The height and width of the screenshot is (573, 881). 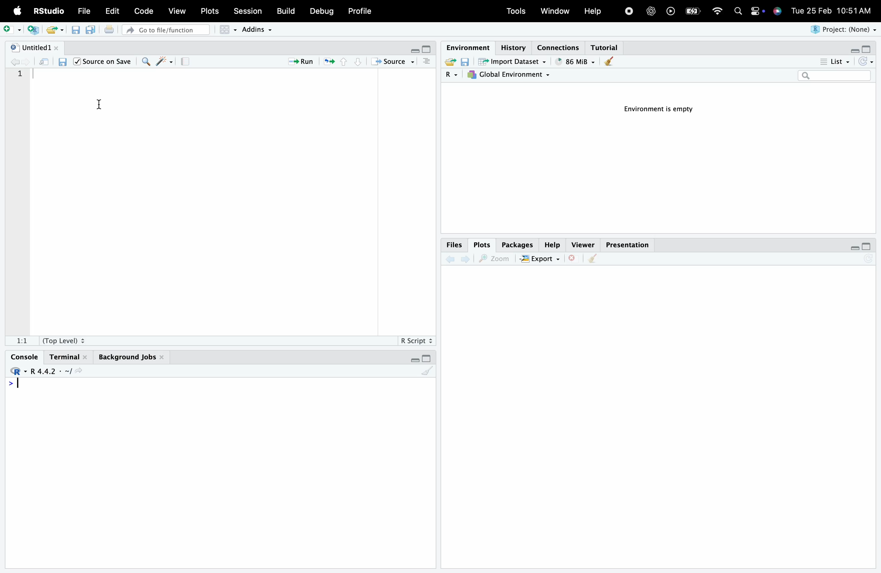 I want to click on Packages, so click(x=515, y=243).